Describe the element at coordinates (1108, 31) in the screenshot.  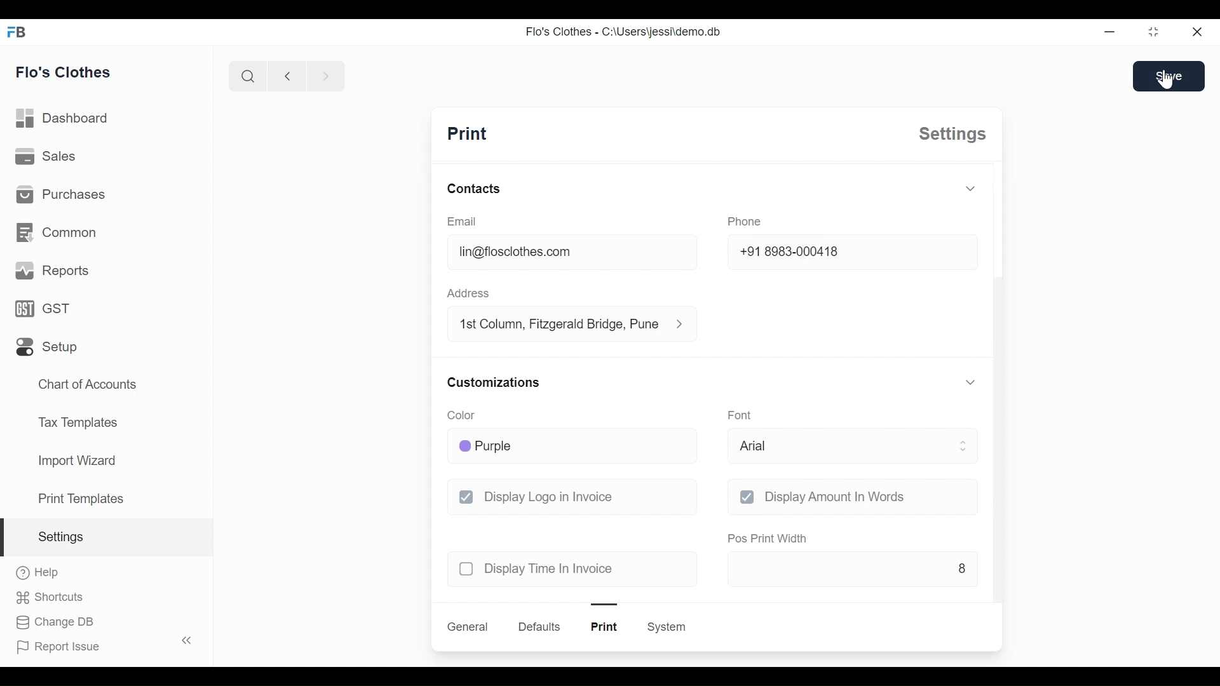
I see `Minimize` at that location.